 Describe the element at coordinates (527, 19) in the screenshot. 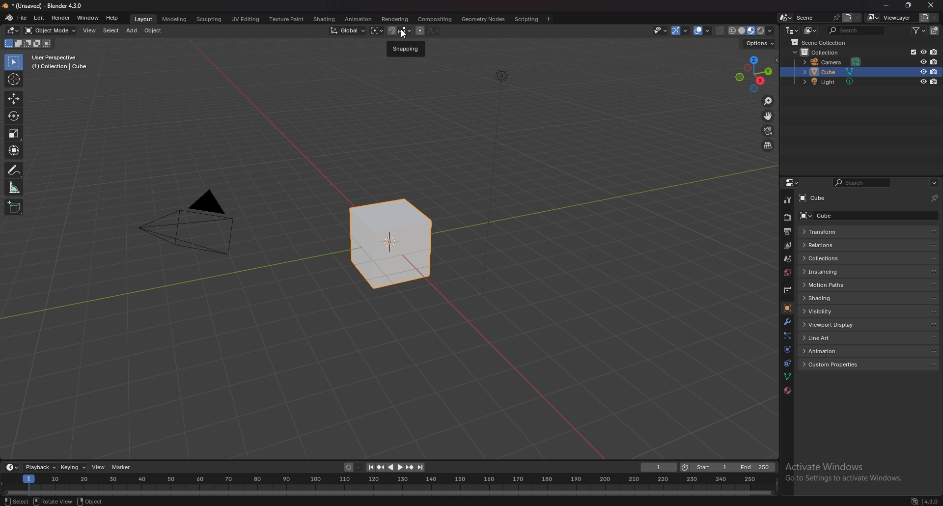

I see `scripting` at that location.